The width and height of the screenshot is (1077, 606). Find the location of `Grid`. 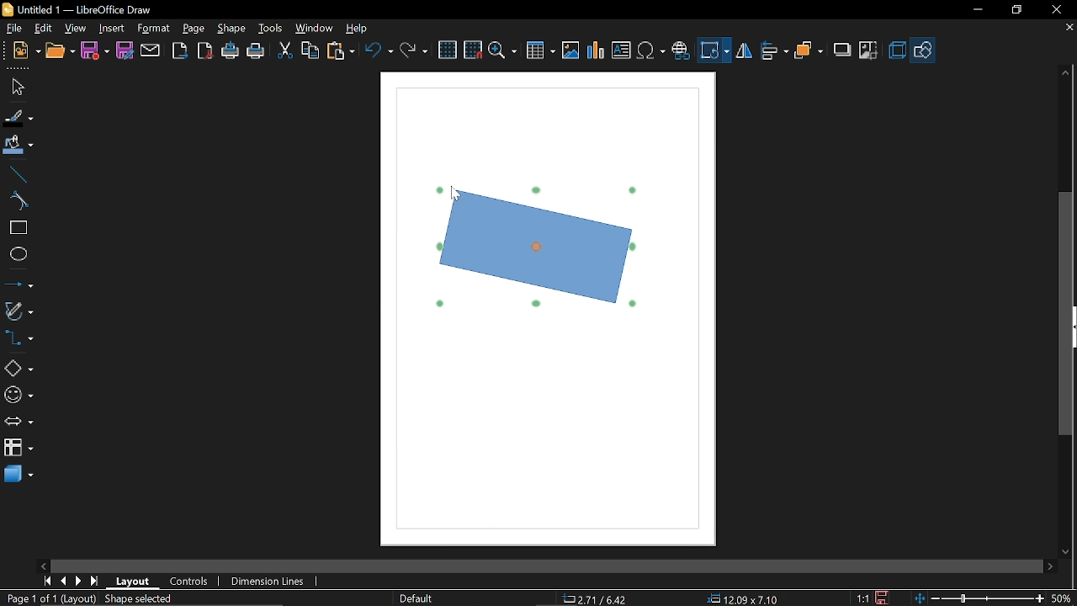

Grid is located at coordinates (448, 50).